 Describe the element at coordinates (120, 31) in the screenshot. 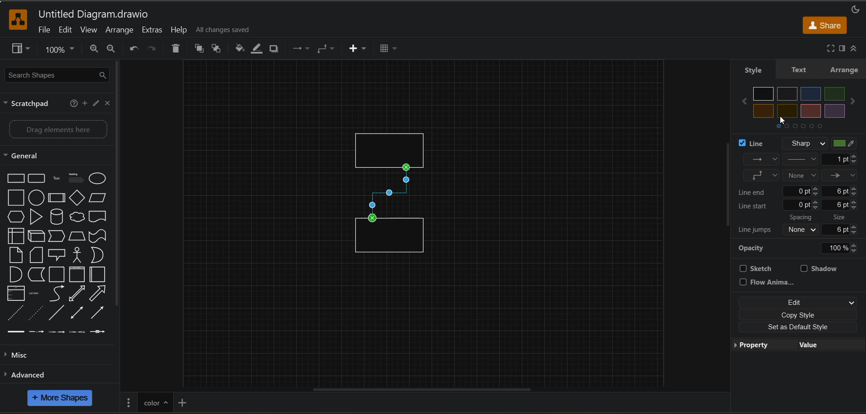

I see `arrange` at that location.